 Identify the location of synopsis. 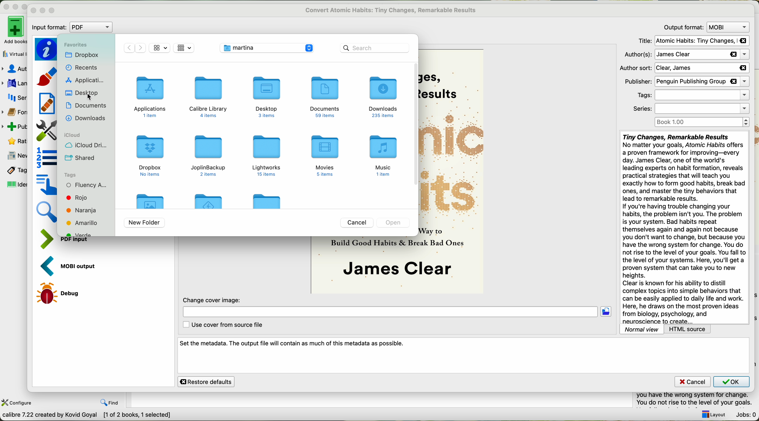
(684, 227).